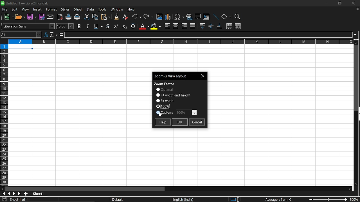 Image resolution: width=360 pixels, height=202 pixels. What do you see at coordinates (226, 17) in the screenshot?
I see `shapes` at bounding box center [226, 17].